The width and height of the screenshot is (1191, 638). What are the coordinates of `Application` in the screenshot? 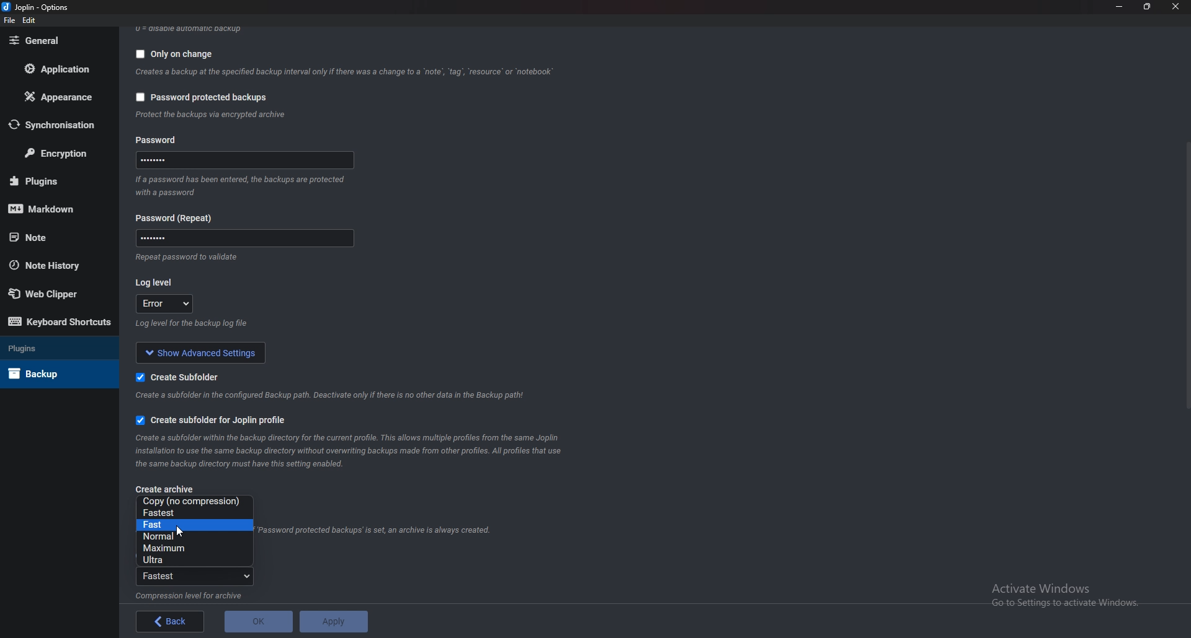 It's located at (63, 69).